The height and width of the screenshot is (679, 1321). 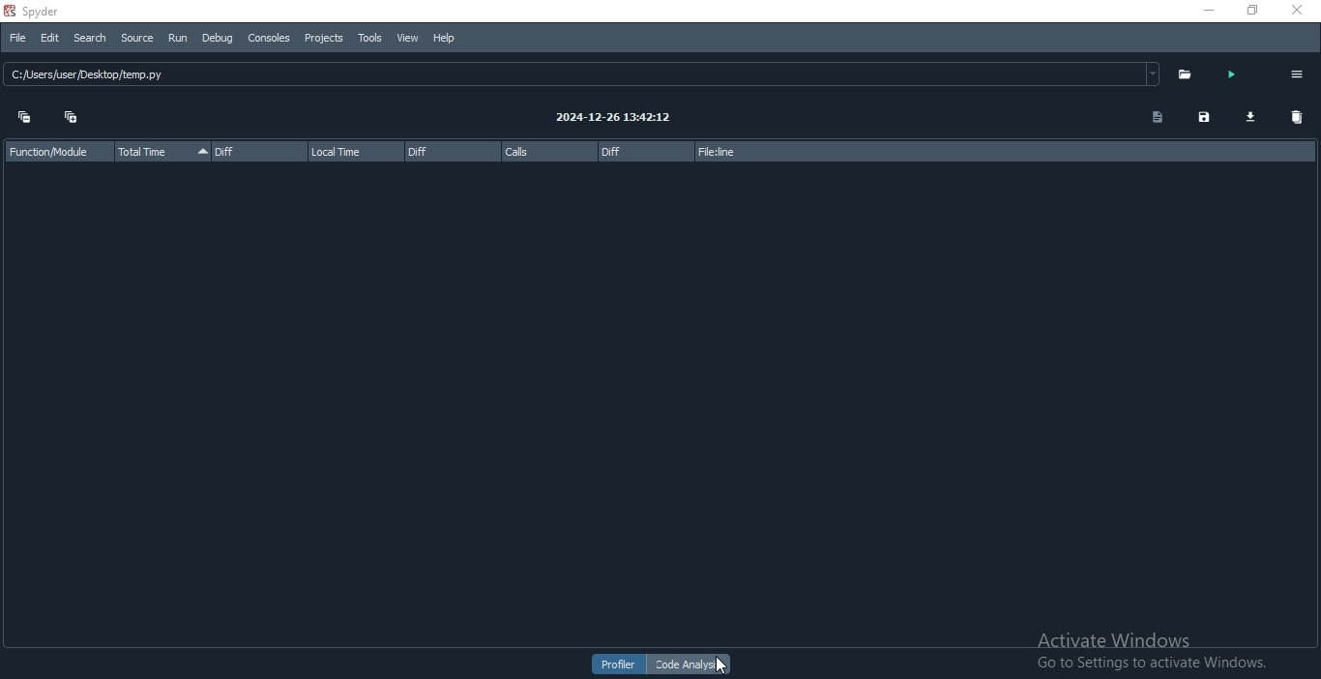 I want to click on Tools, so click(x=369, y=38).